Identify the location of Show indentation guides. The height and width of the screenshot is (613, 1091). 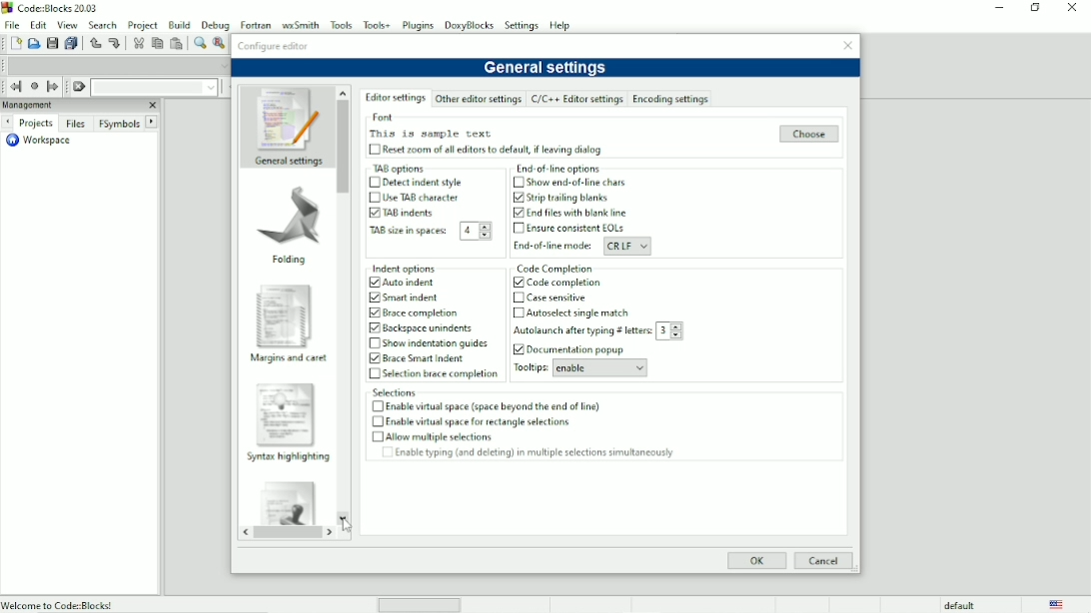
(437, 343).